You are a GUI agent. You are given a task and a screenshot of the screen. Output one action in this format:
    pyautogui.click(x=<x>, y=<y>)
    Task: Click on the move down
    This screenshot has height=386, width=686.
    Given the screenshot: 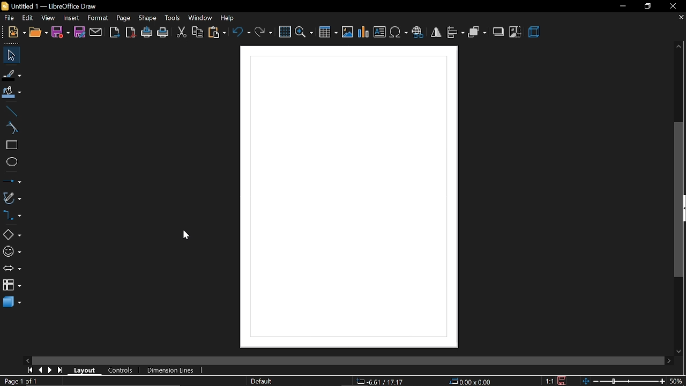 What is the action you would take?
    pyautogui.click(x=678, y=351)
    